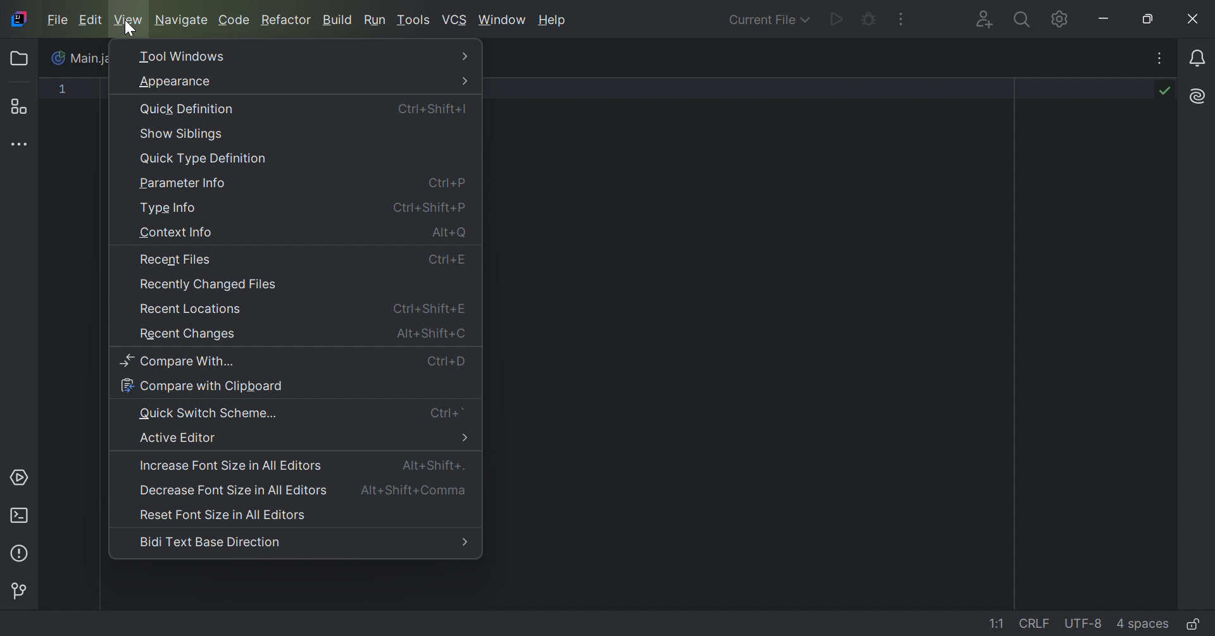 Image resolution: width=1215 pixels, height=636 pixels. I want to click on Tools, so click(414, 19).